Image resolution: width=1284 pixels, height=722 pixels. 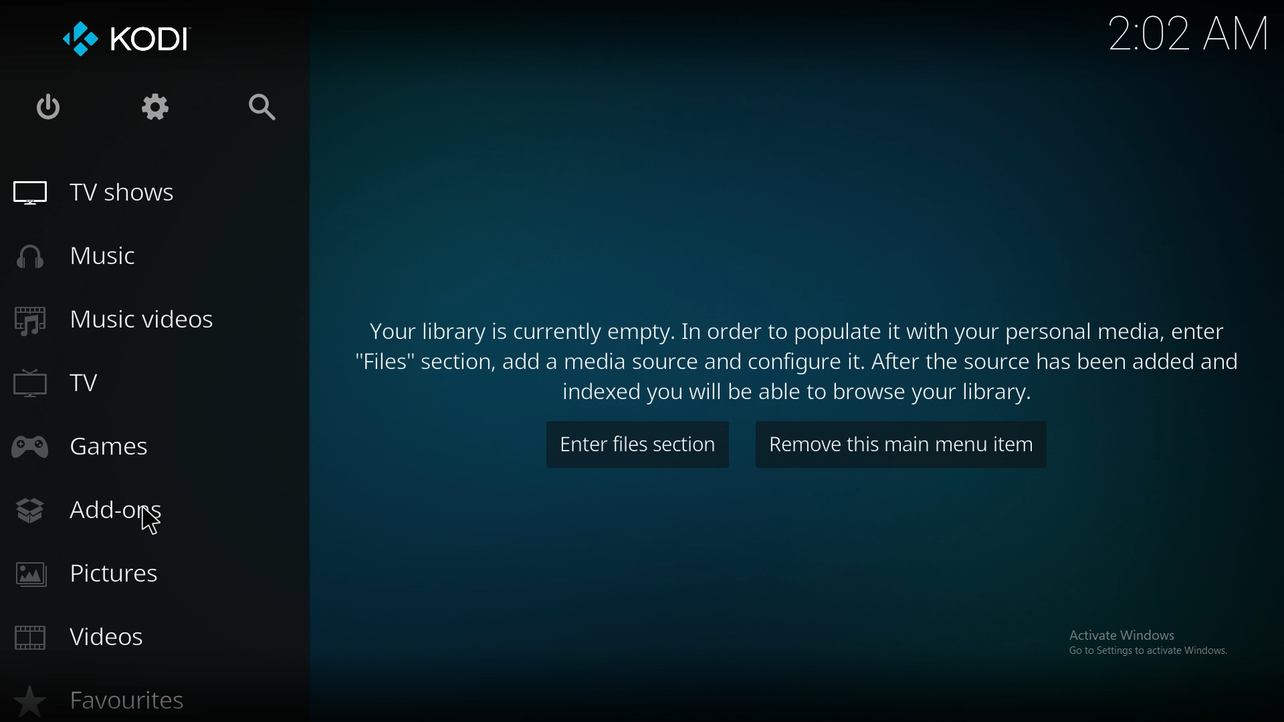 I want to click on add ons, so click(x=71, y=512).